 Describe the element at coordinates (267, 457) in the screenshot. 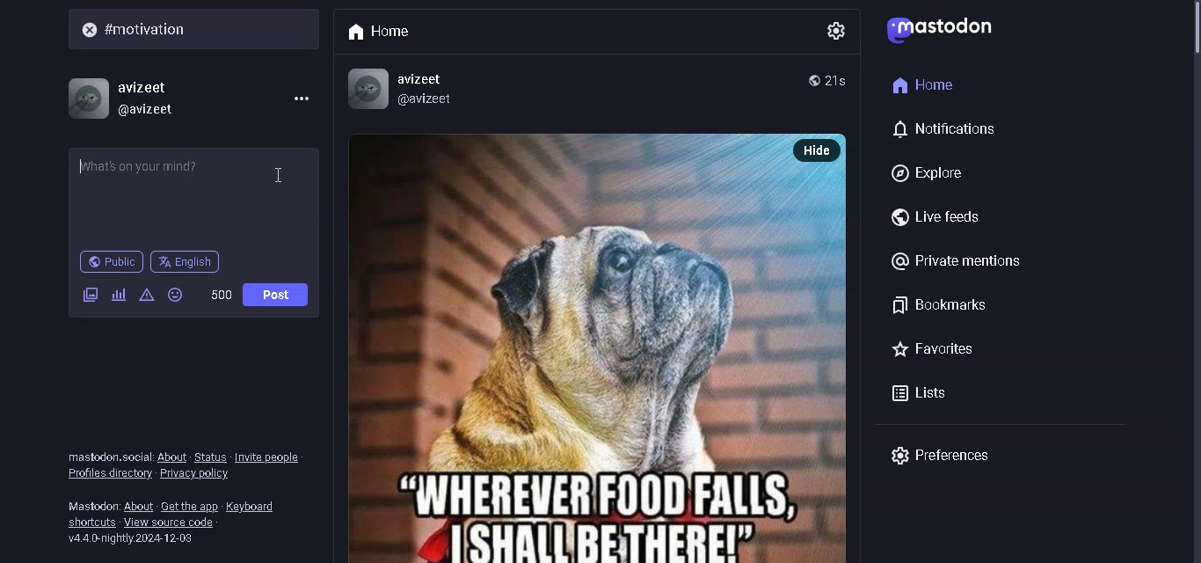

I see `invite people` at that location.